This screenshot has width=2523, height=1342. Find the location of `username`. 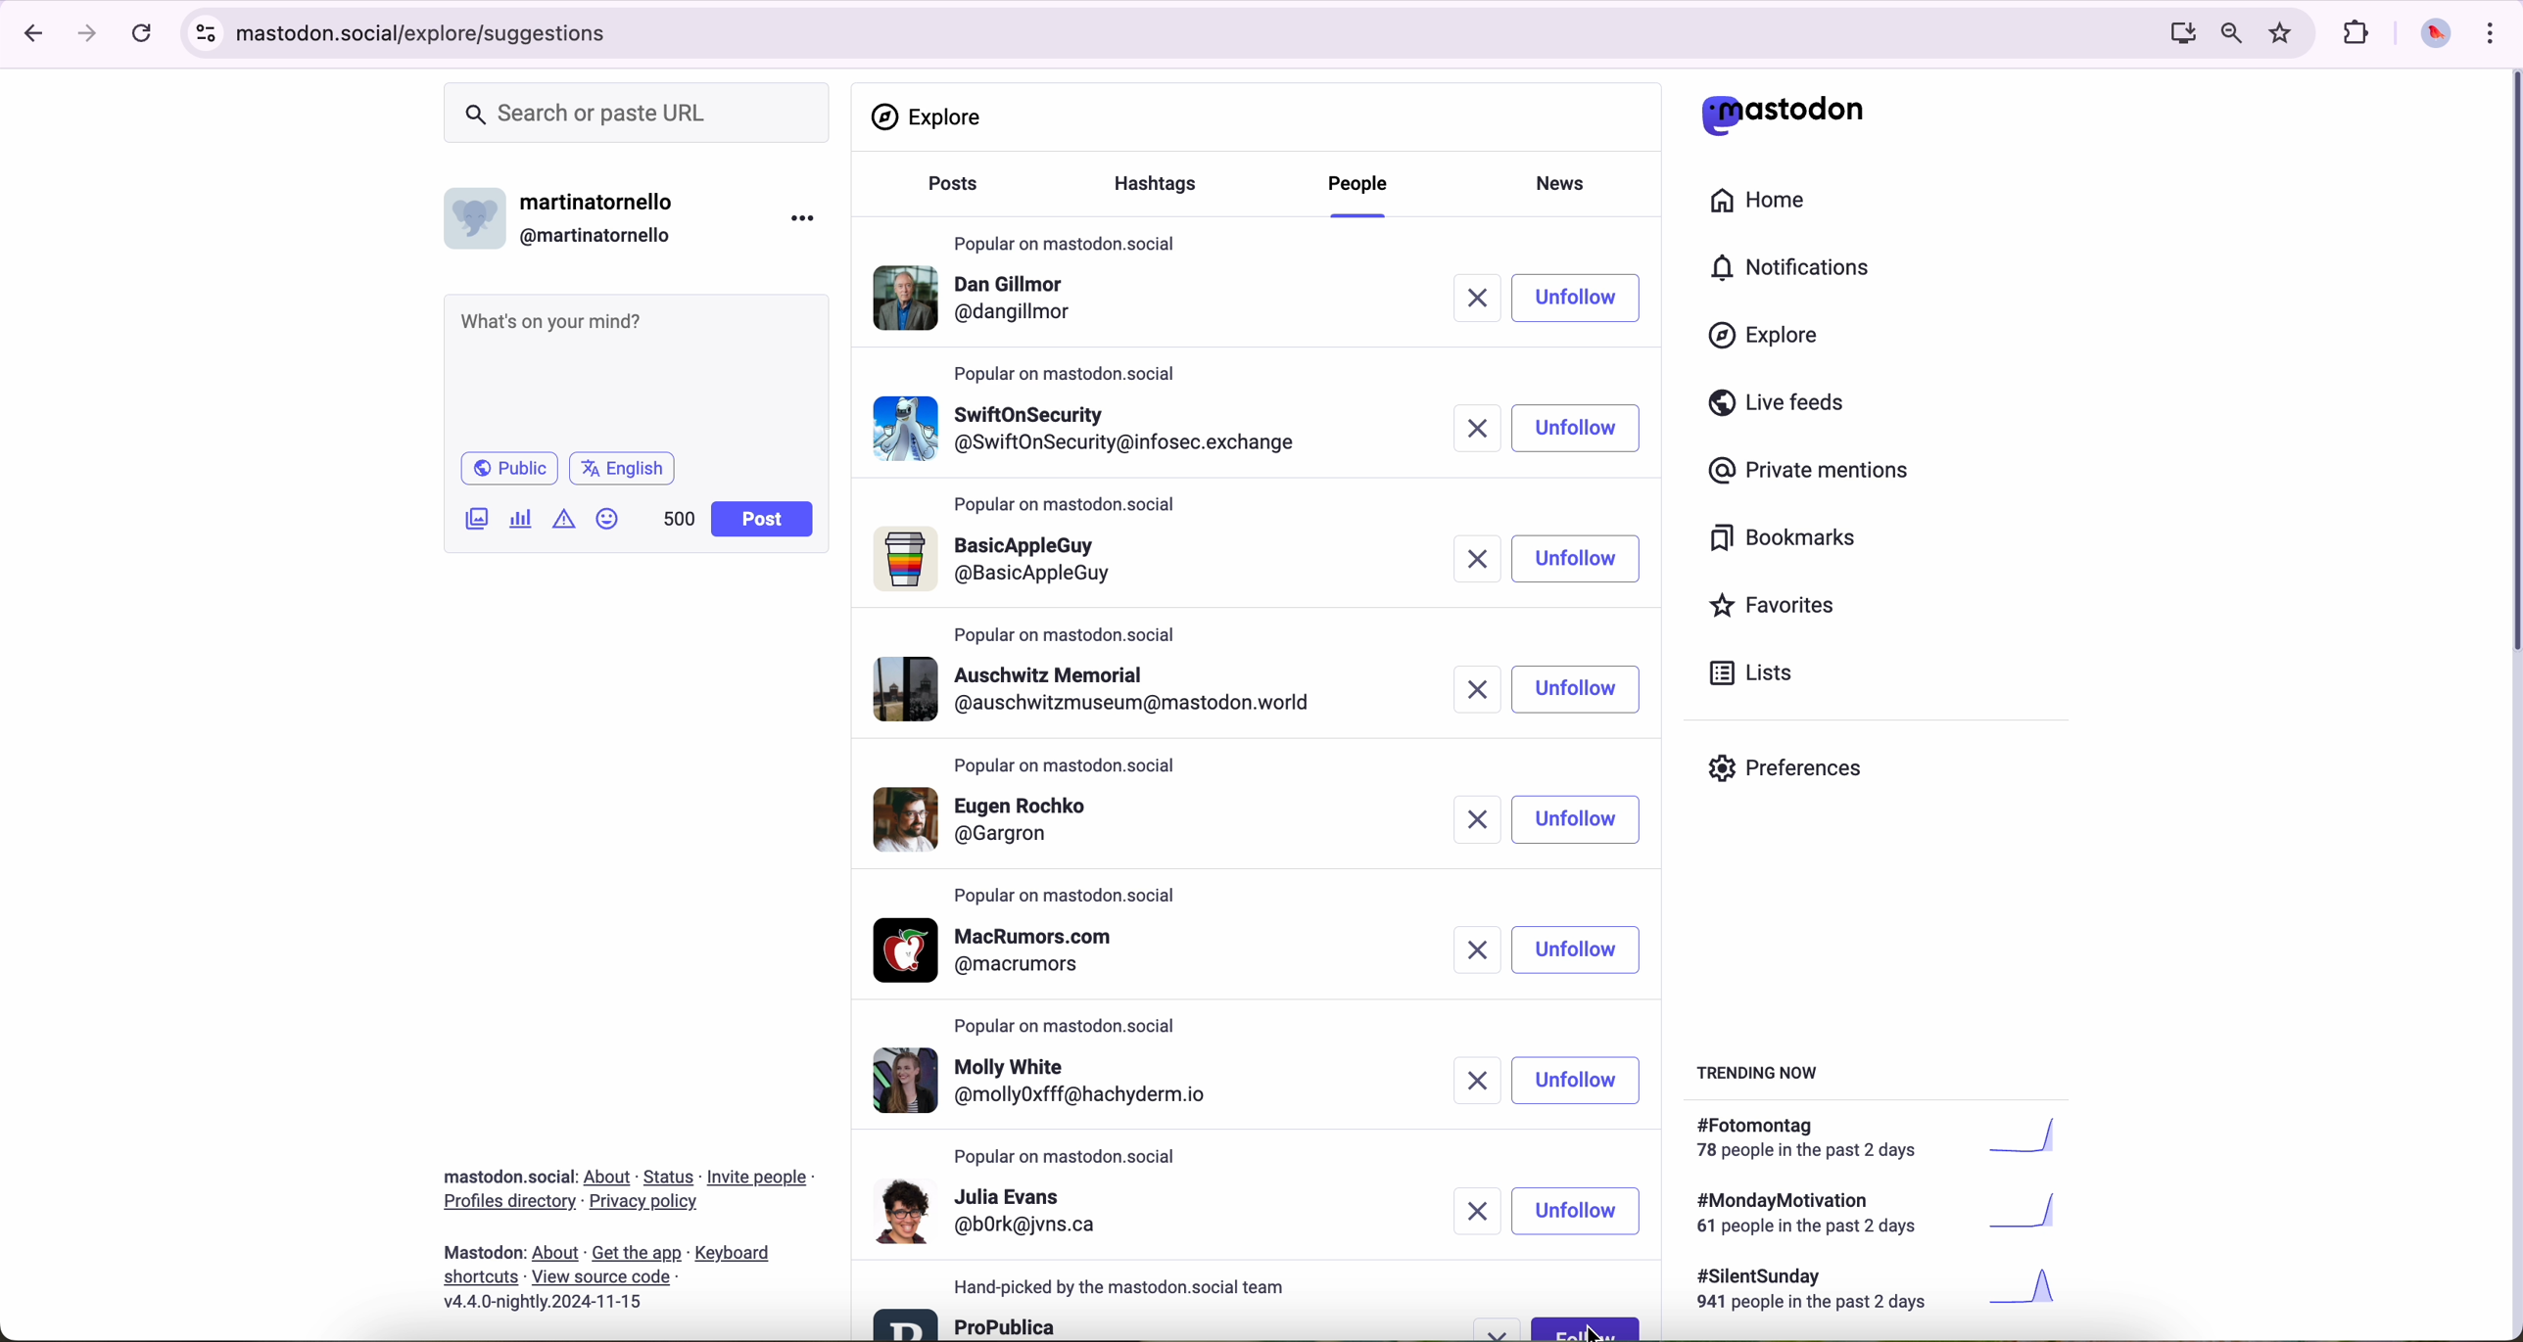

username is located at coordinates (569, 213).